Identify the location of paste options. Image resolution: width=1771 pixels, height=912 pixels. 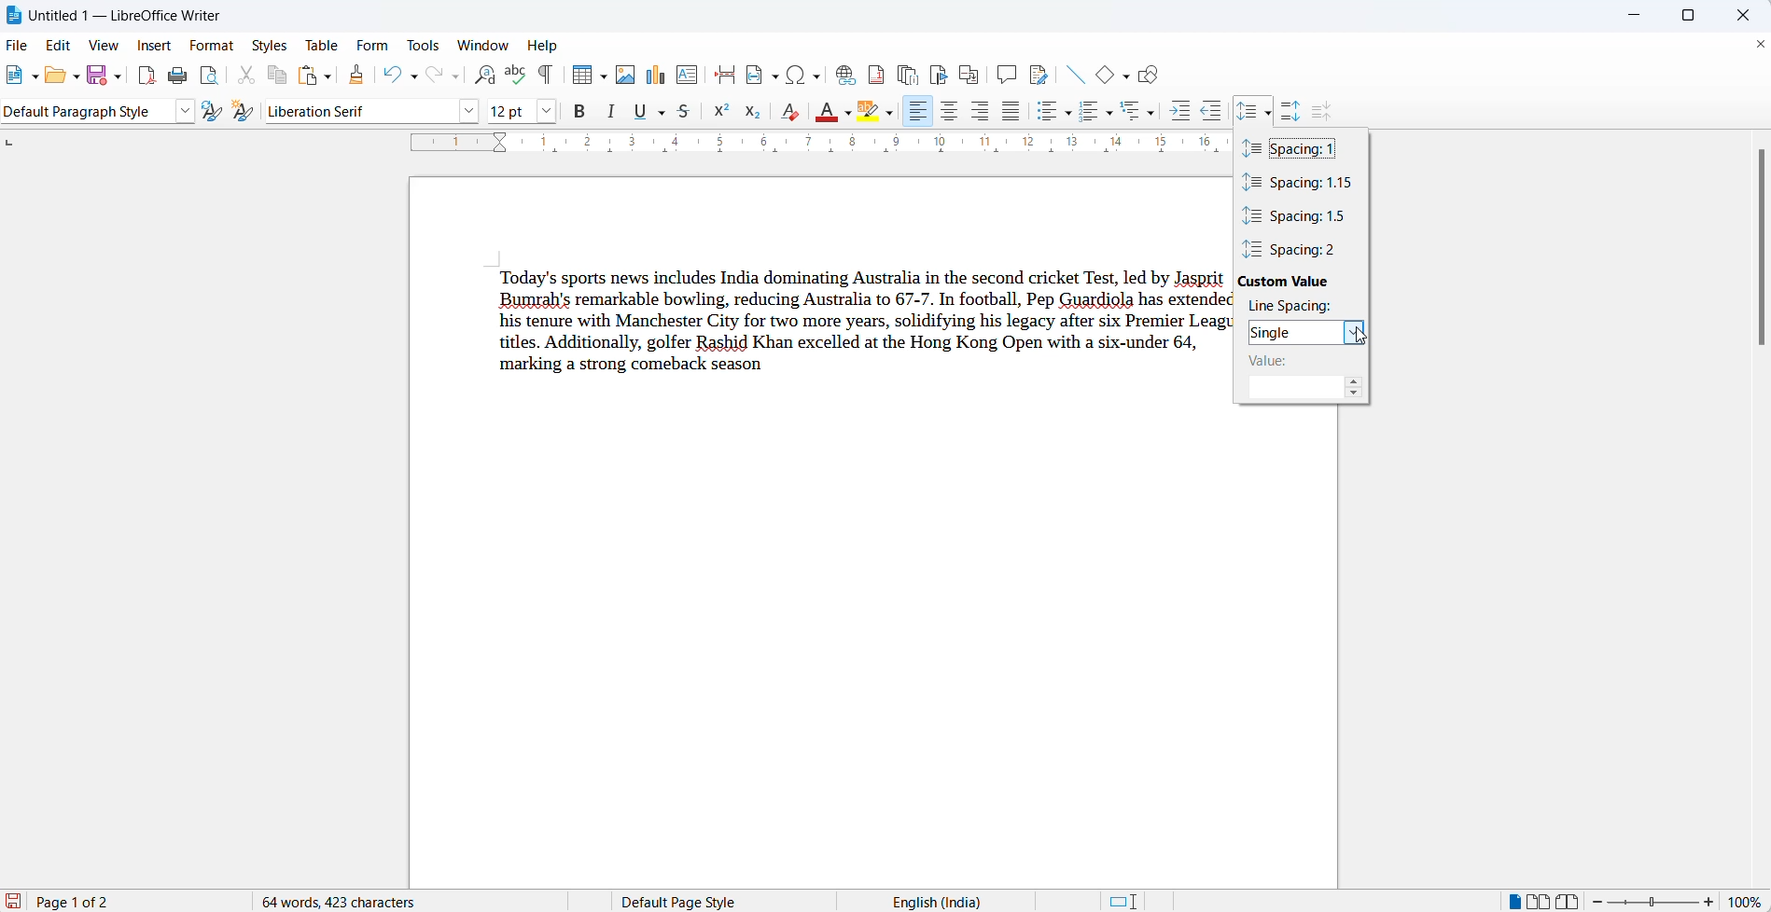
(333, 76).